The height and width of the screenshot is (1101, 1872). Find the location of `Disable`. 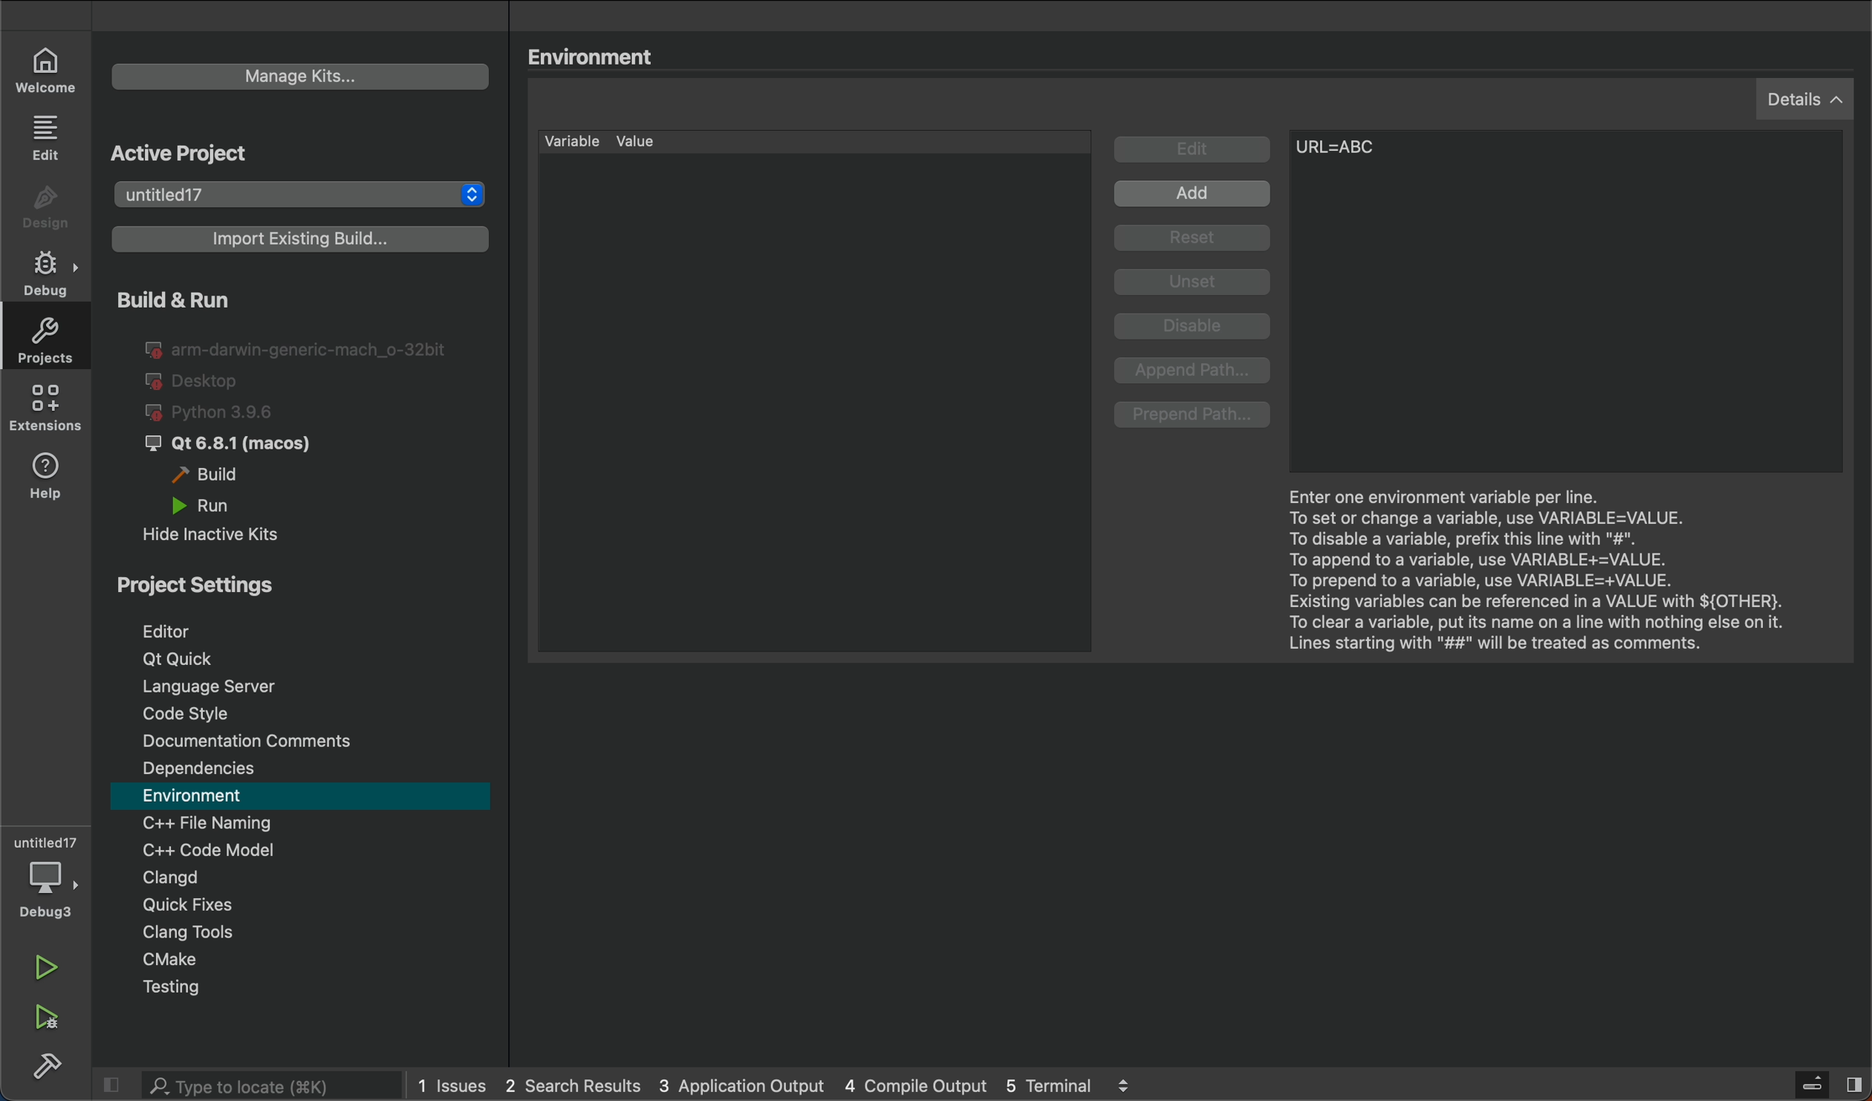

Disable is located at coordinates (1197, 328).